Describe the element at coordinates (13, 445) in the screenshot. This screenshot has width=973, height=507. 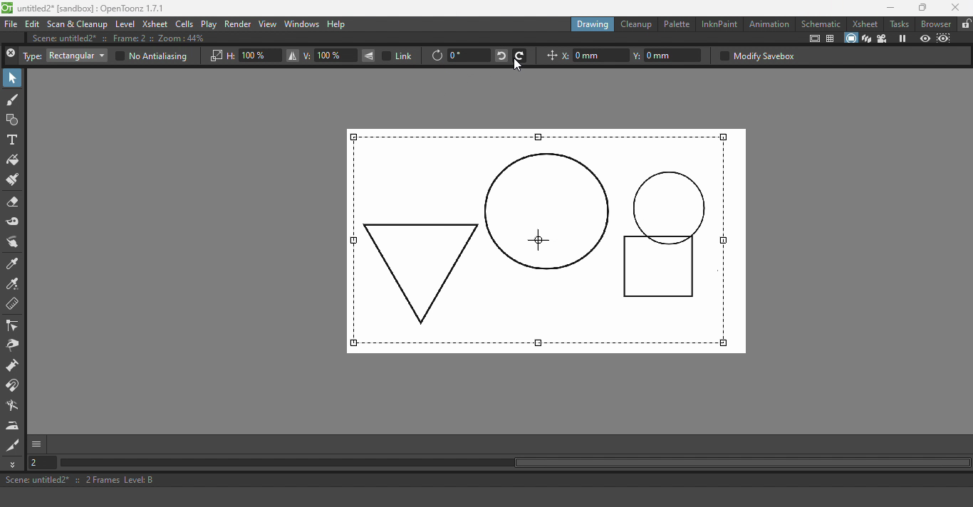
I see `Cutter tool` at that location.